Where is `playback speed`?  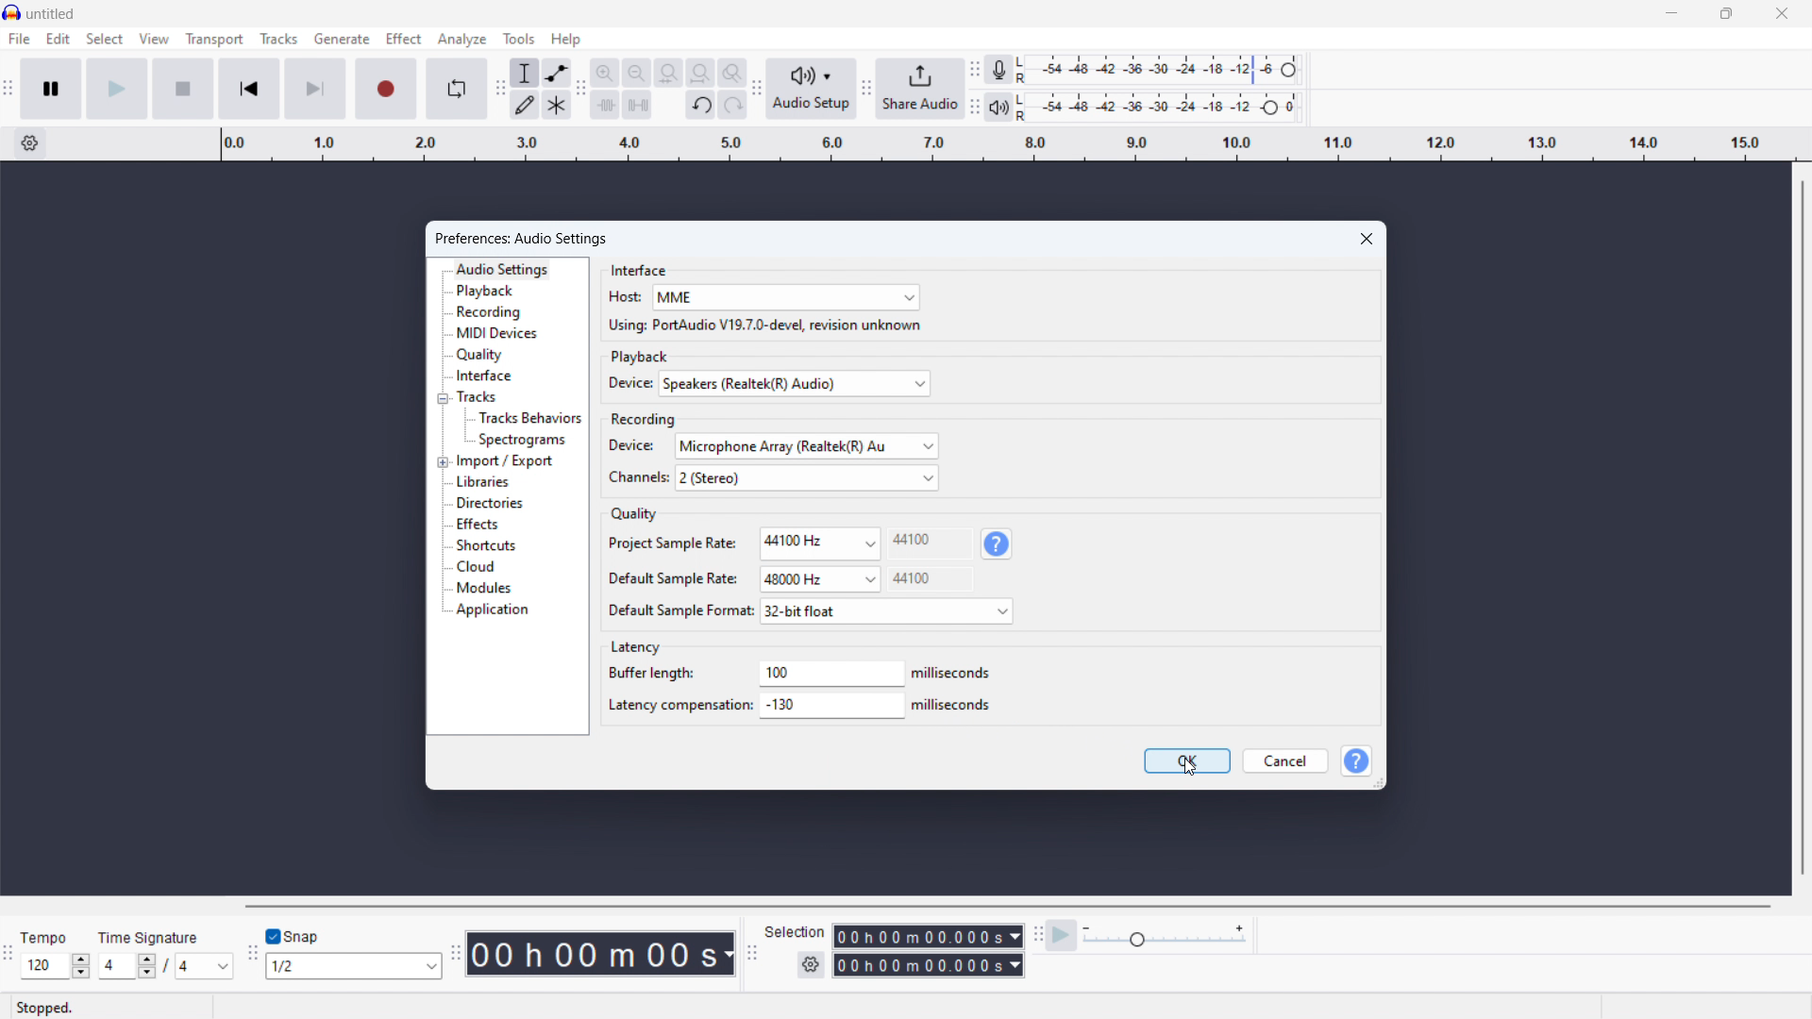
playback speed is located at coordinates (1165, 936).